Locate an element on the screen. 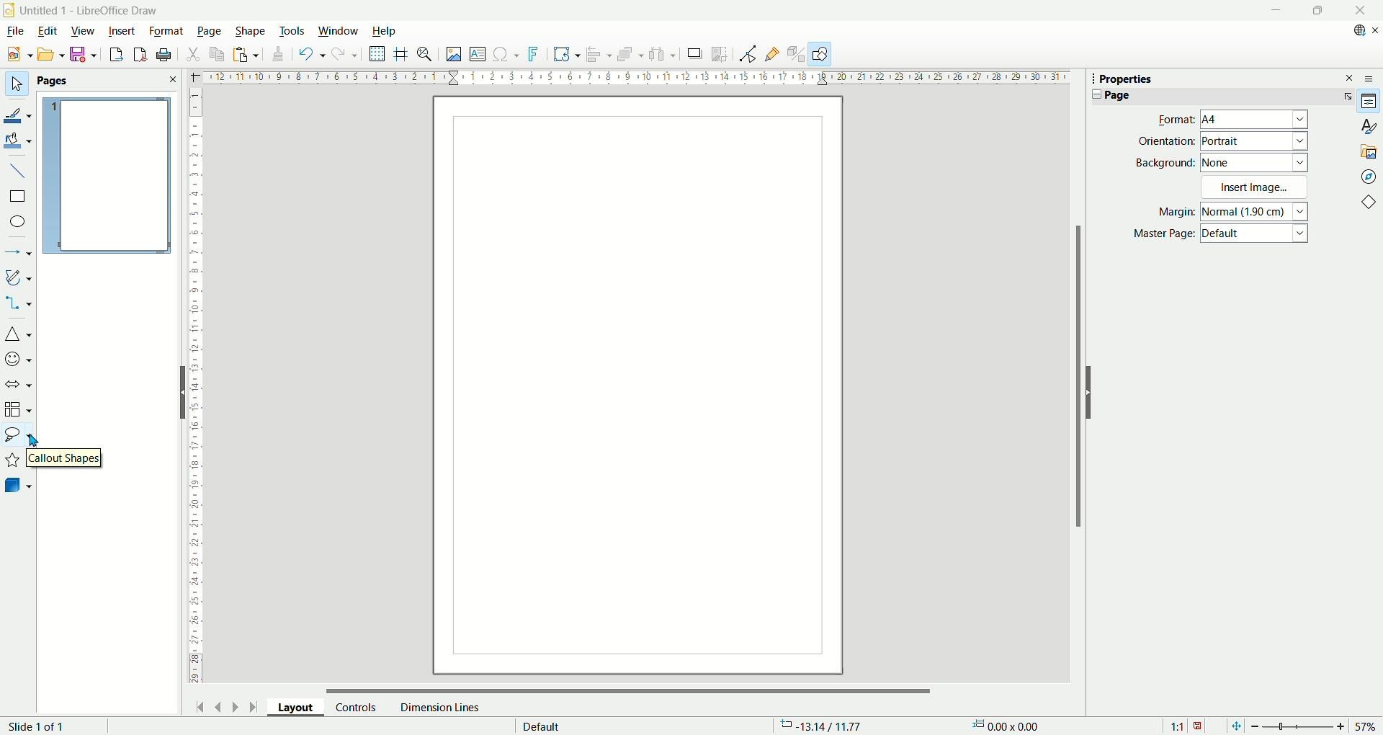 Image resolution: width=1383 pixels, height=735 pixels. insert textbox is located at coordinates (480, 55).